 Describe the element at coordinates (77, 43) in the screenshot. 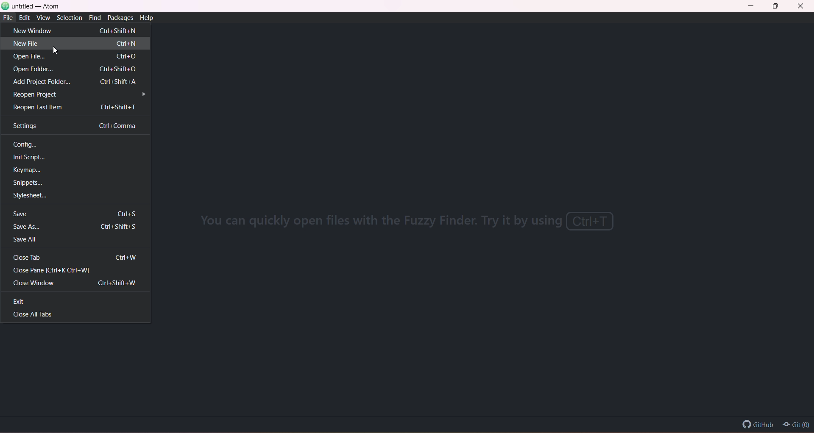

I see `New File Ctrl+N` at that location.